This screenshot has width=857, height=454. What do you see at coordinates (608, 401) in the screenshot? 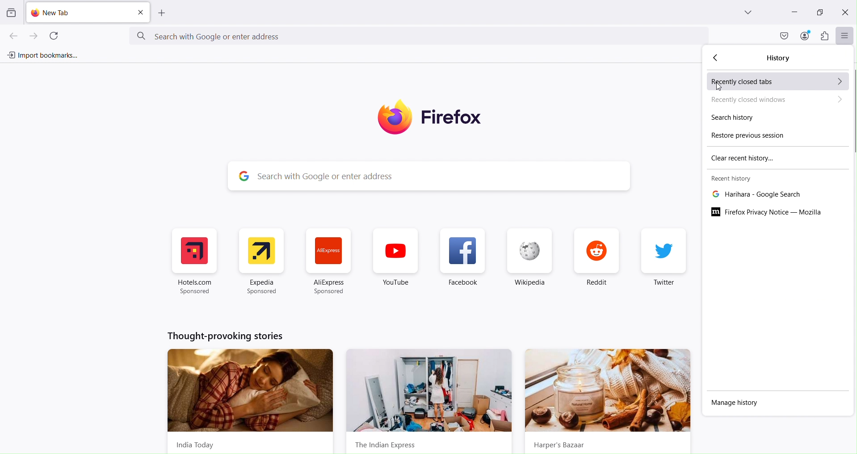
I see `hraper's bazar` at bounding box center [608, 401].